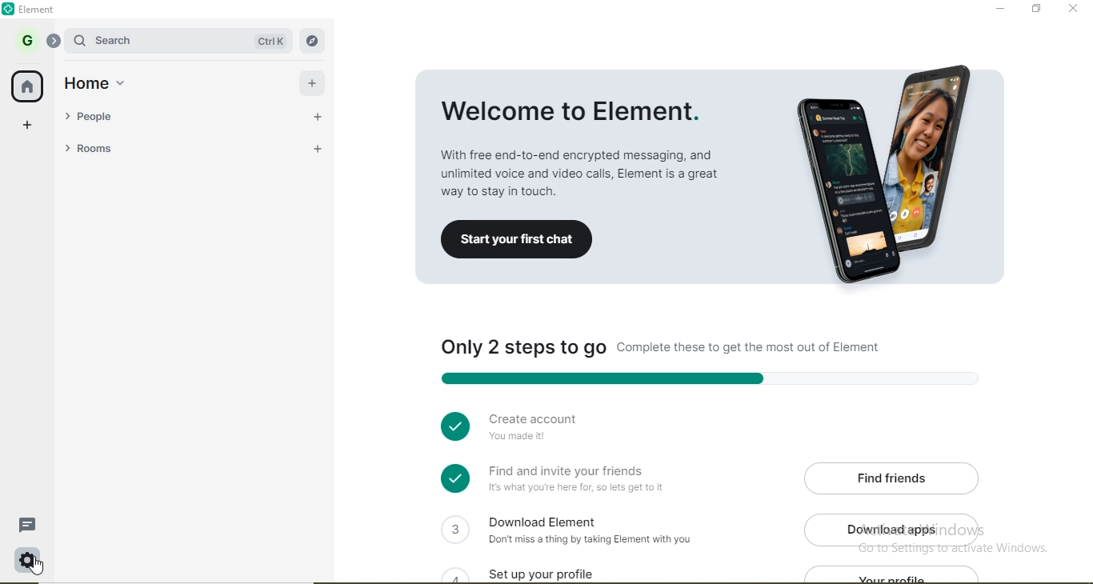 Image resolution: width=1093 pixels, height=584 pixels. Describe the element at coordinates (895, 477) in the screenshot. I see `find friends` at that location.